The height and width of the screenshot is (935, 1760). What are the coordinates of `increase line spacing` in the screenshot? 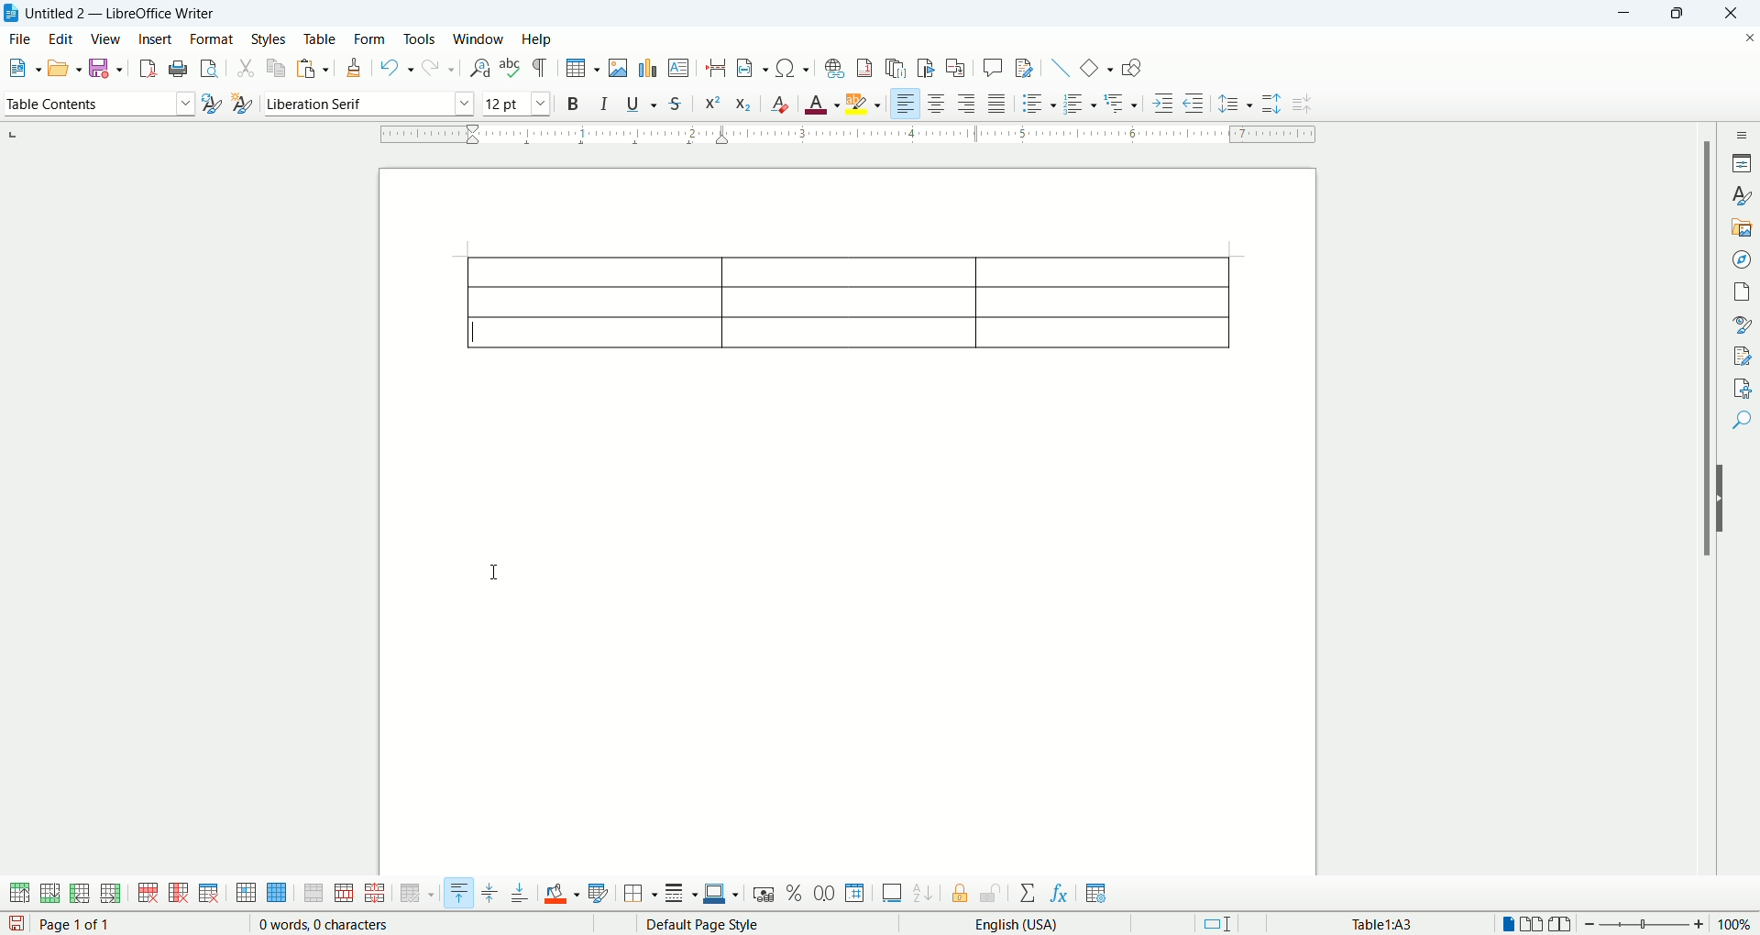 It's located at (1270, 105).